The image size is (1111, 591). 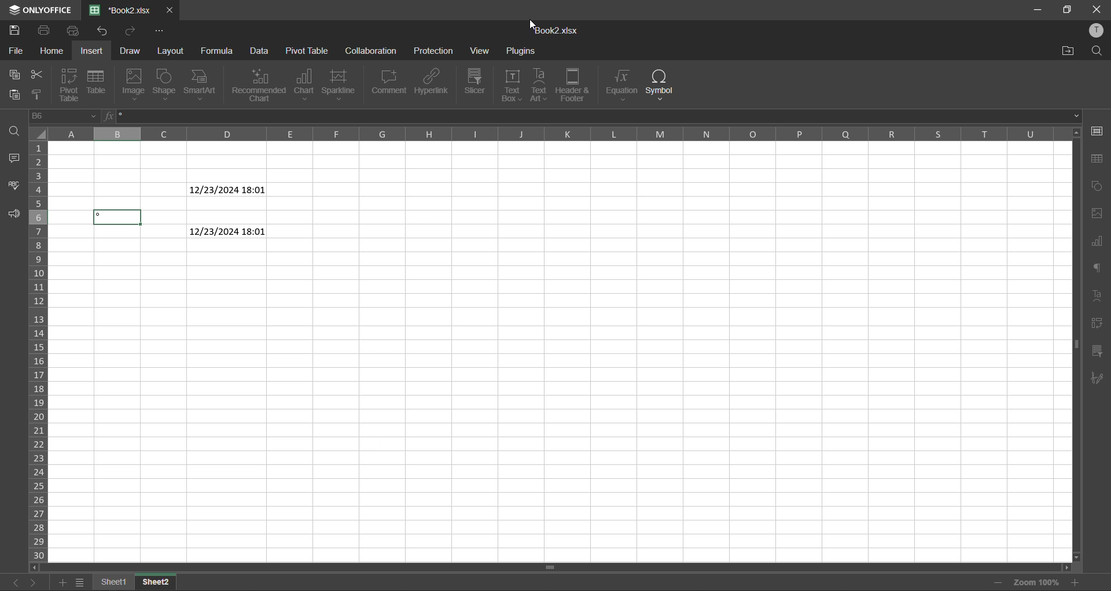 I want to click on text box, so click(x=516, y=86).